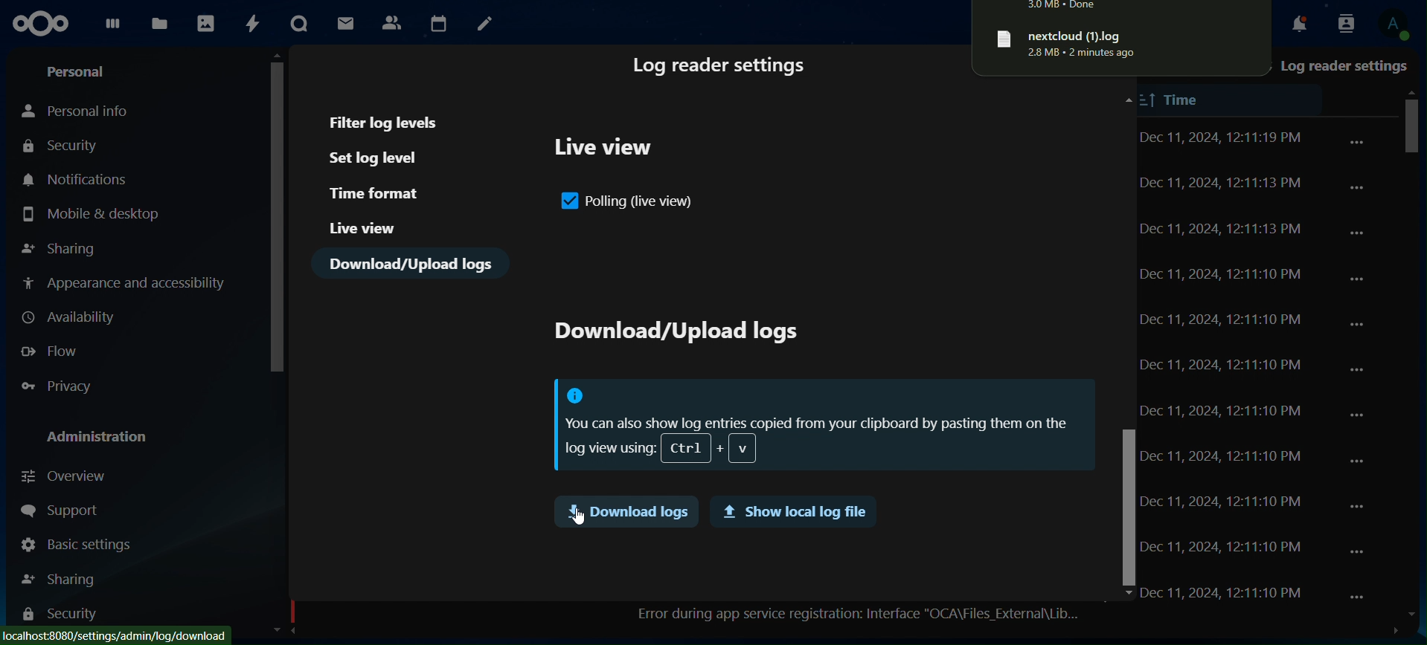  What do you see at coordinates (205, 25) in the screenshot?
I see `photos` at bounding box center [205, 25].